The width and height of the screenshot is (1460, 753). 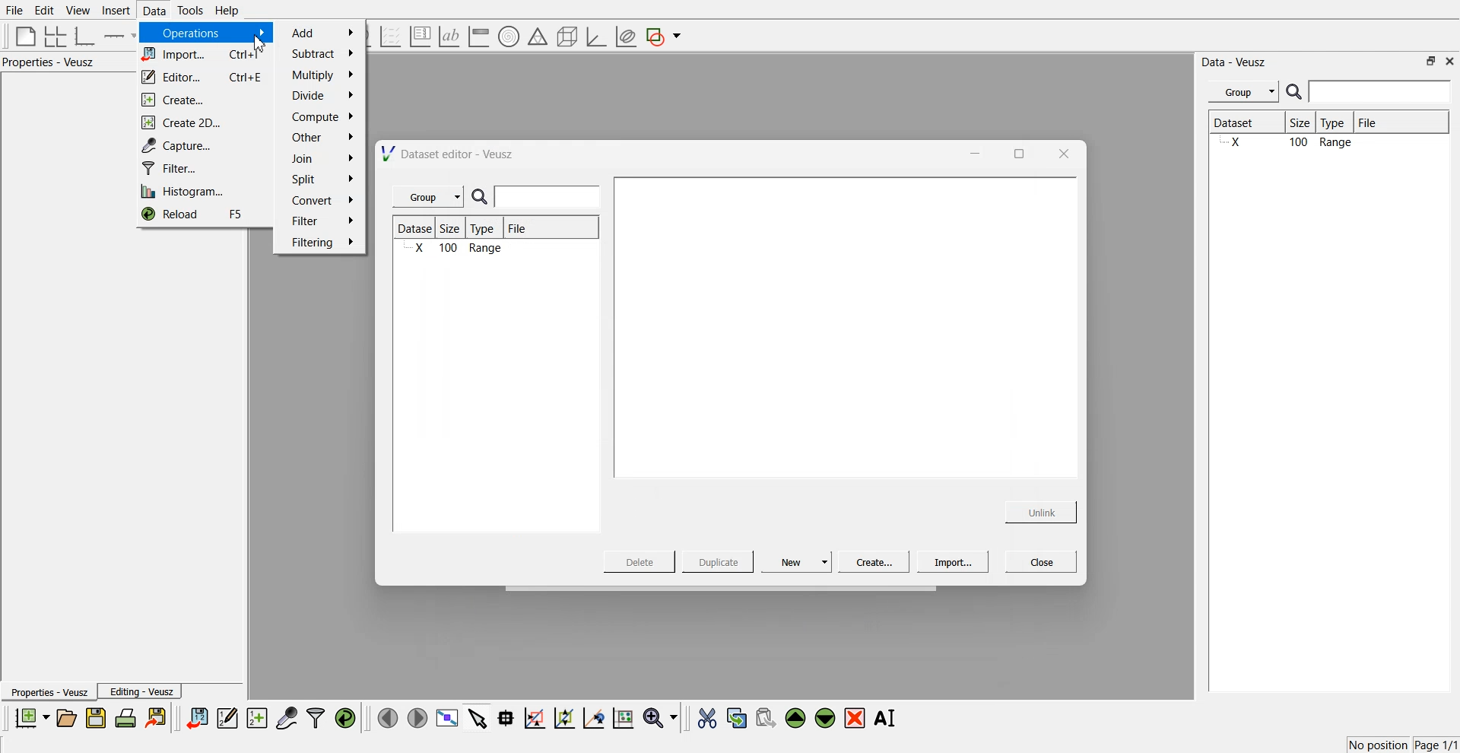 What do you see at coordinates (199, 192) in the screenshot?
I see `Histogram...` at bounding box center [199, 192].